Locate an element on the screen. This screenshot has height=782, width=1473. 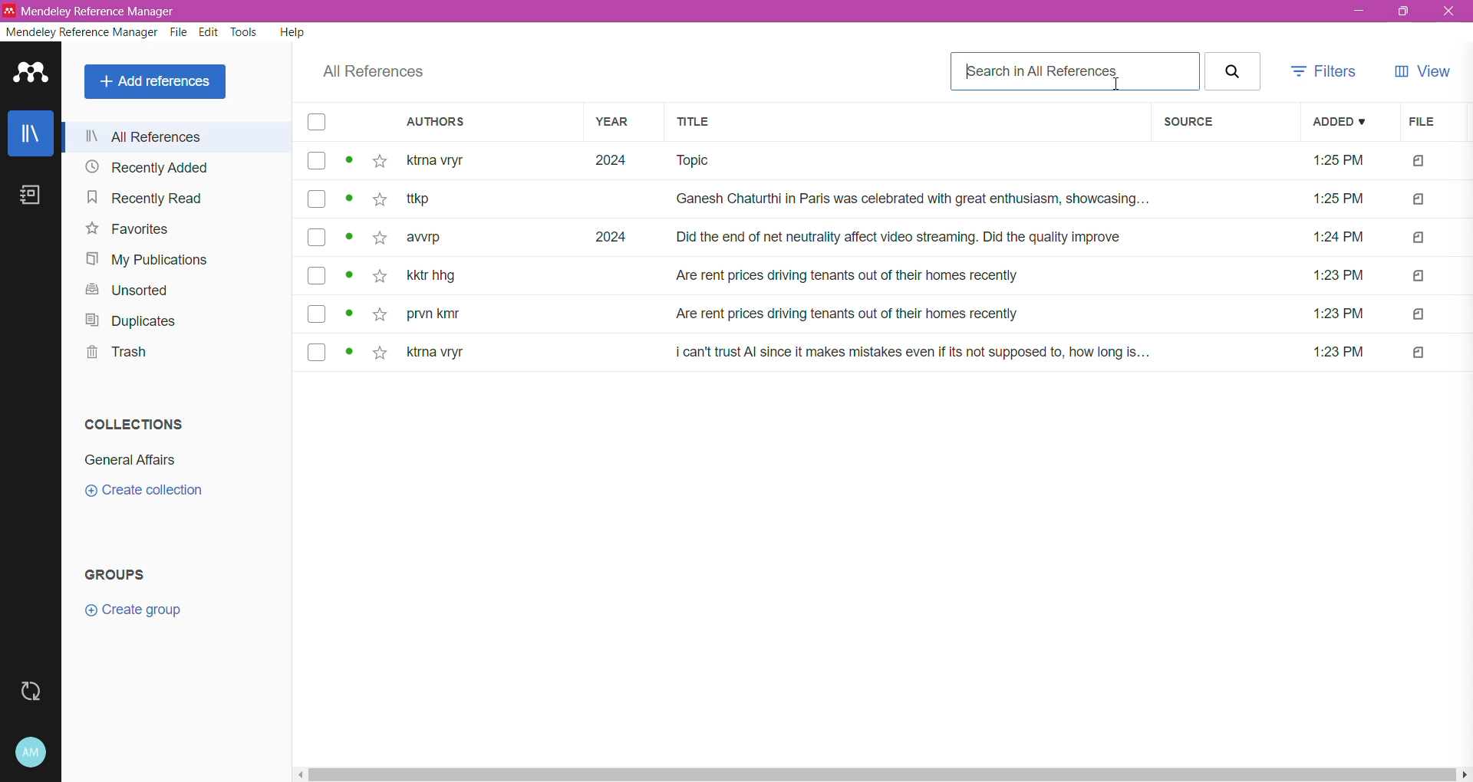
7 kta vryr 2024 Topic 1:25PM is located at coordinates (894, 163).